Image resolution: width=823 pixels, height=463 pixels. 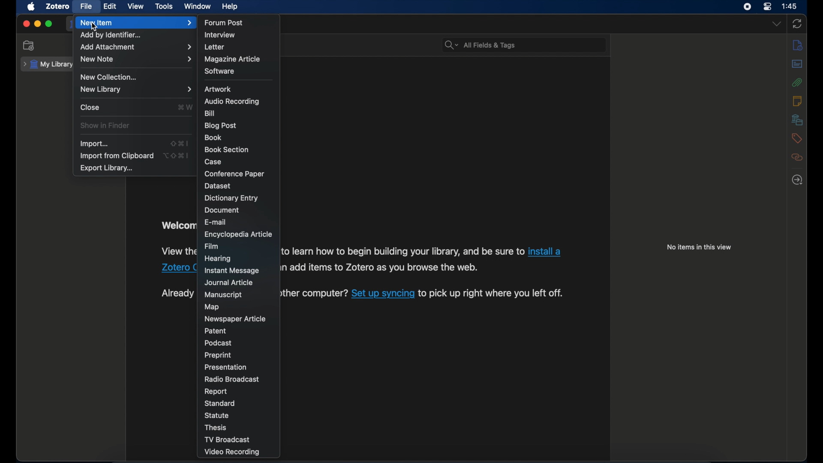 What do you see at coordinates (493, 293) in the screenshot?
I see `to pick up right where you left off.` at bounding box center [493, 293].